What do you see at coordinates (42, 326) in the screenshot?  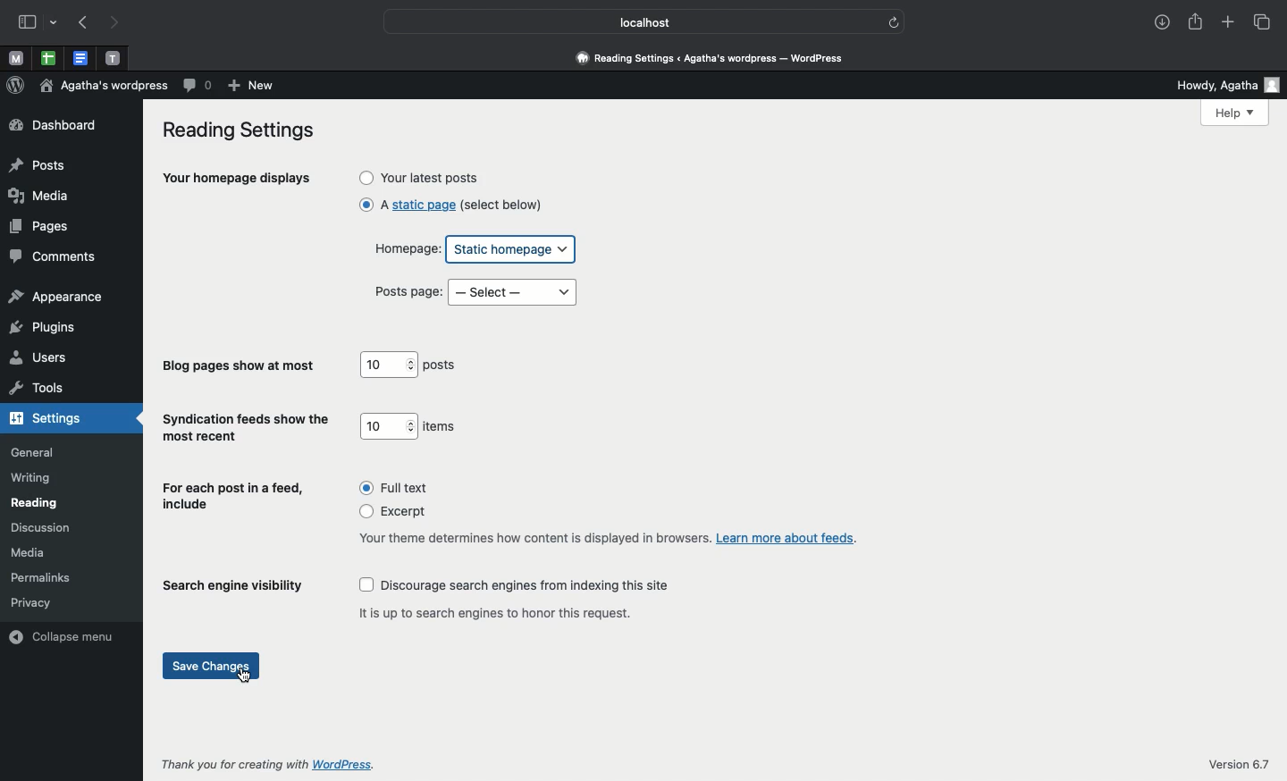 I see `plugins` at bounding box center [42, 326].